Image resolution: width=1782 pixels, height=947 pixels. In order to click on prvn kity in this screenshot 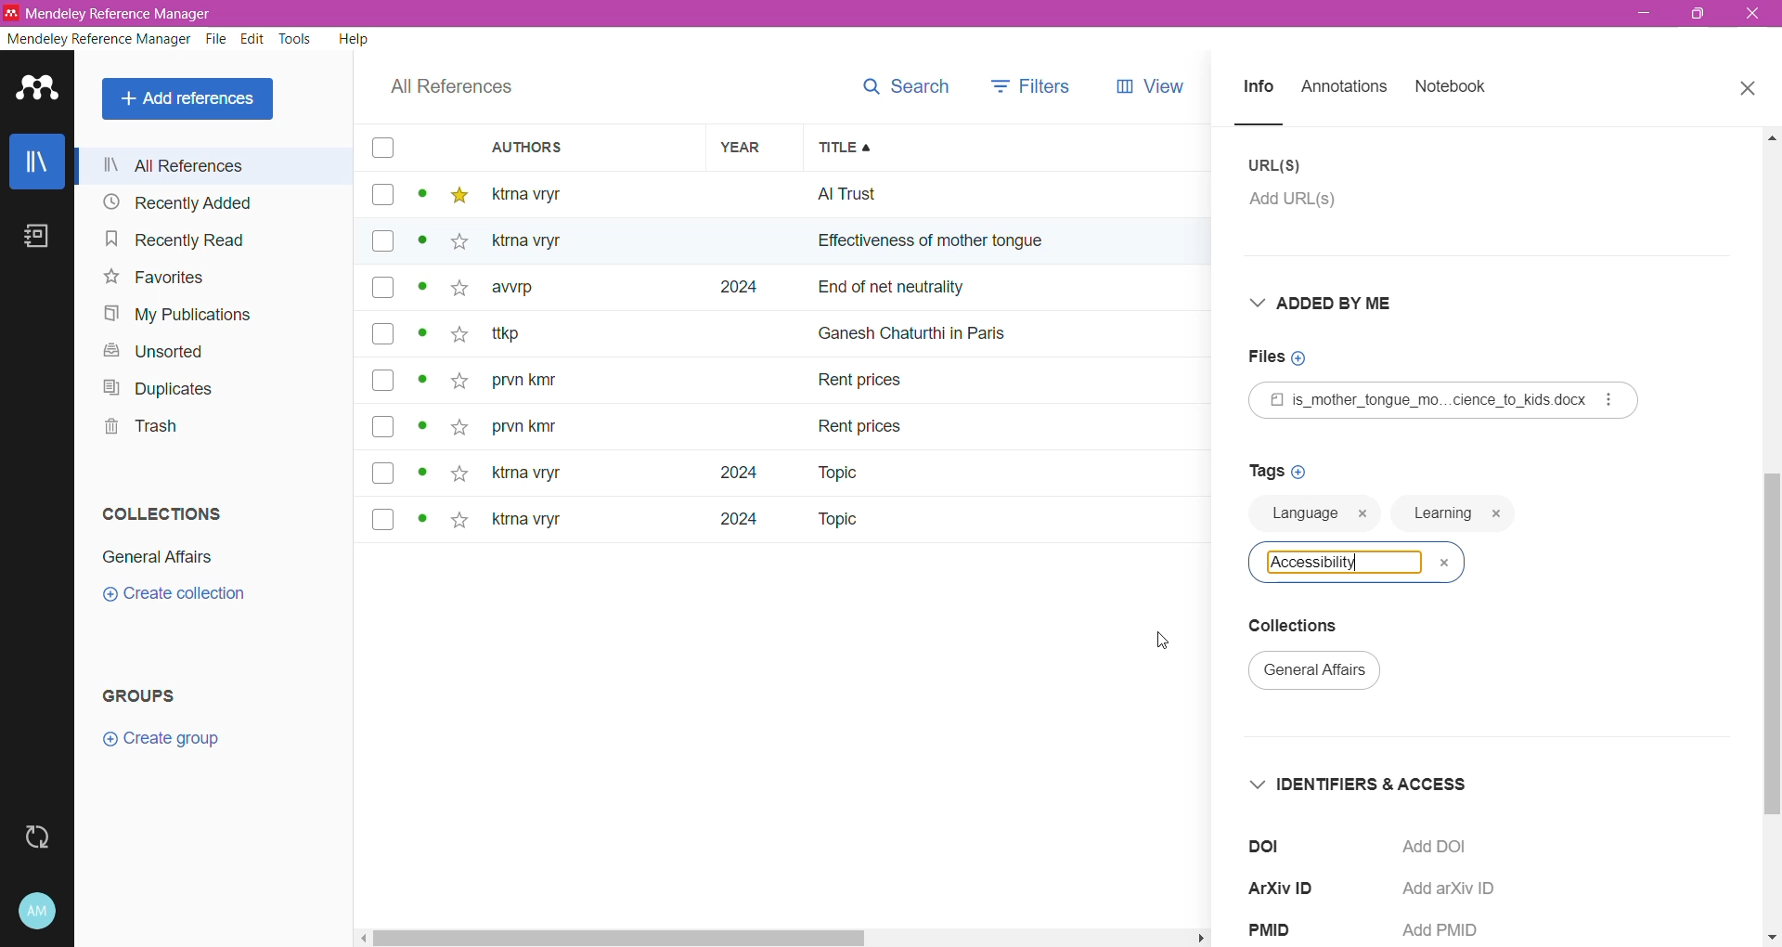, I will do `click(524, 429)`.